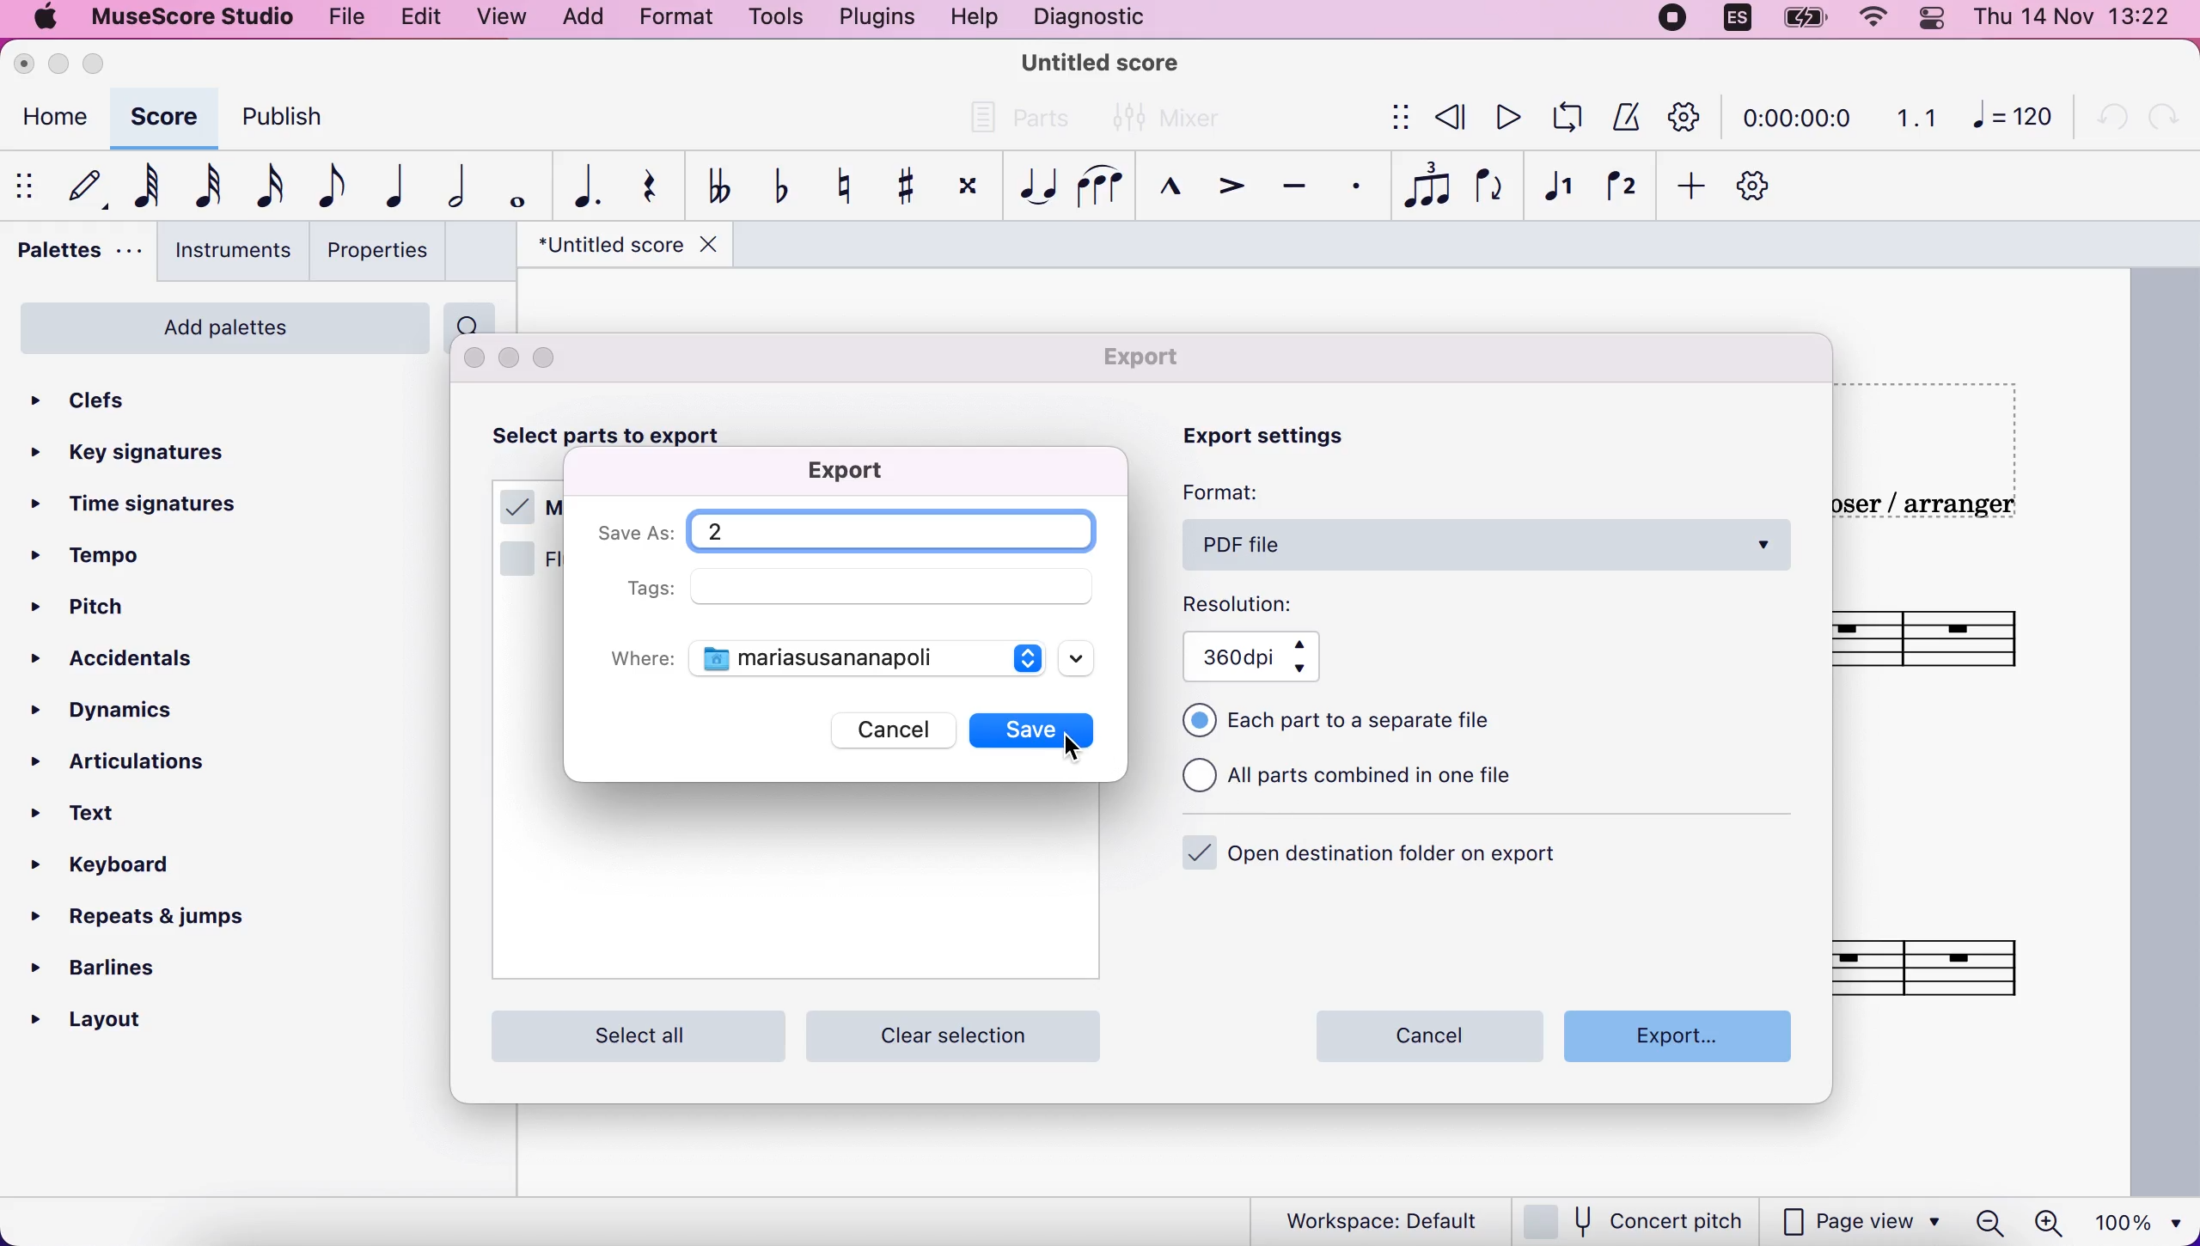 The width and height of the screenshot is (2200, 1246). Describe the element at coordinates (509, 357) in the screenshot. I see `minimize` at that location.